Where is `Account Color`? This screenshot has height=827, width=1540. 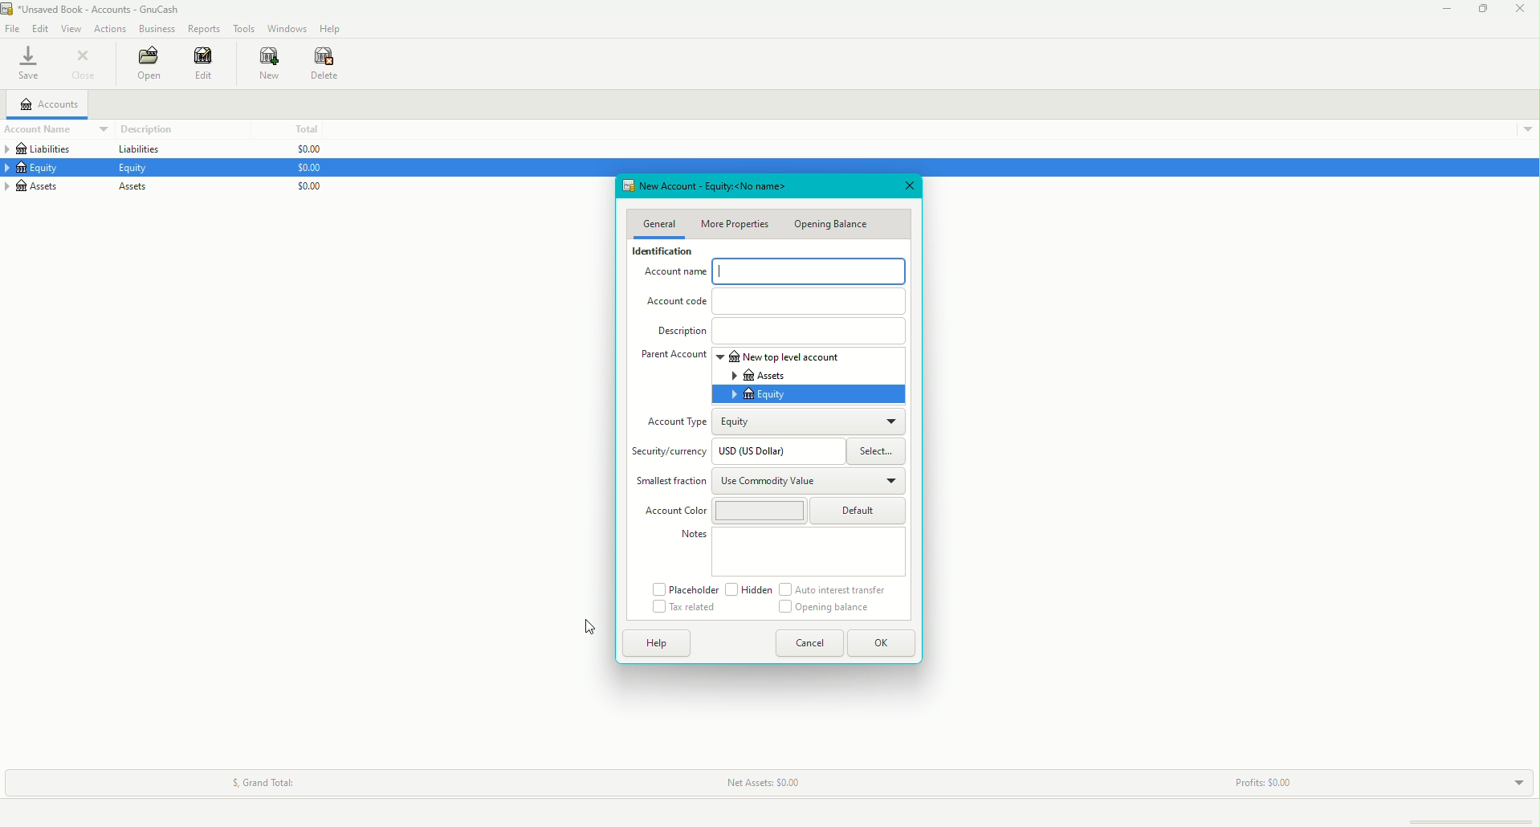
Account Color is located at coordinates (722, 511).